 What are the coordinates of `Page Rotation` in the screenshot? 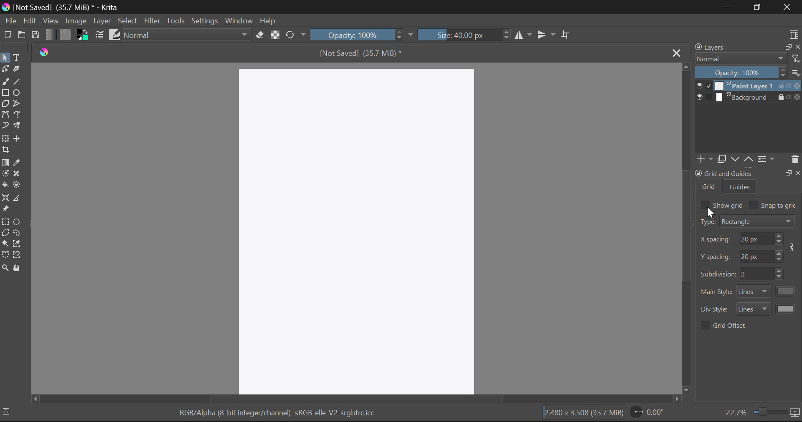 It's located at (649, 412).